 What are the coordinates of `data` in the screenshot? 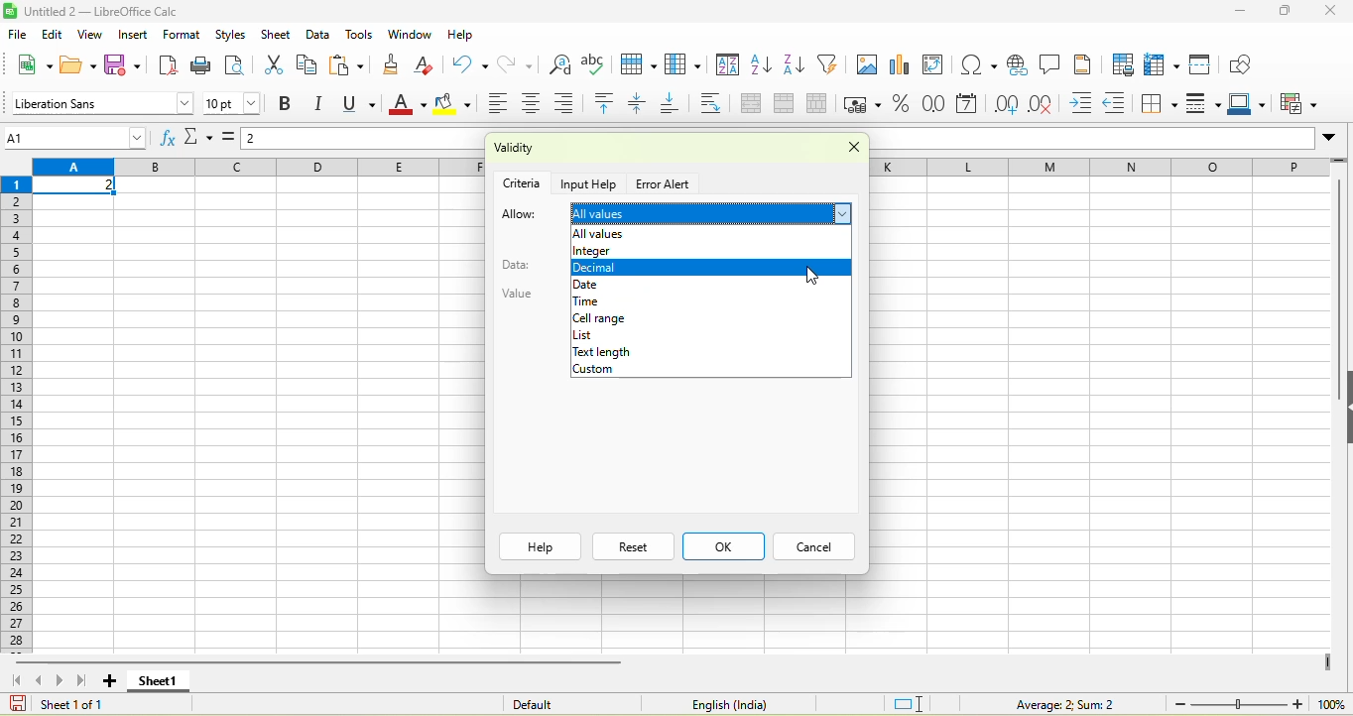 It's located at (318, 34).